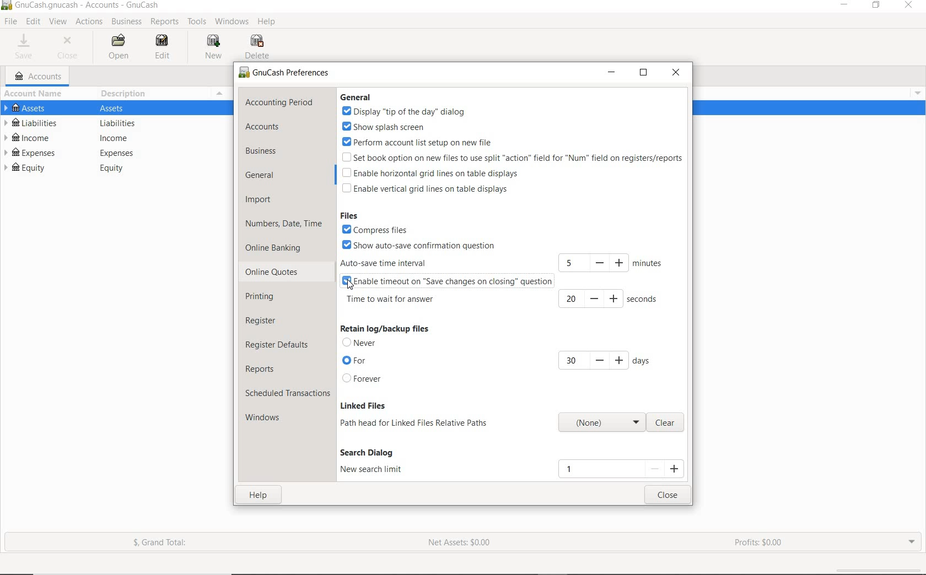 This screenshot has width=926, height=575. Describe the element at coordinates (257, 47) in the screenshot. I see `DELETE` at that location.